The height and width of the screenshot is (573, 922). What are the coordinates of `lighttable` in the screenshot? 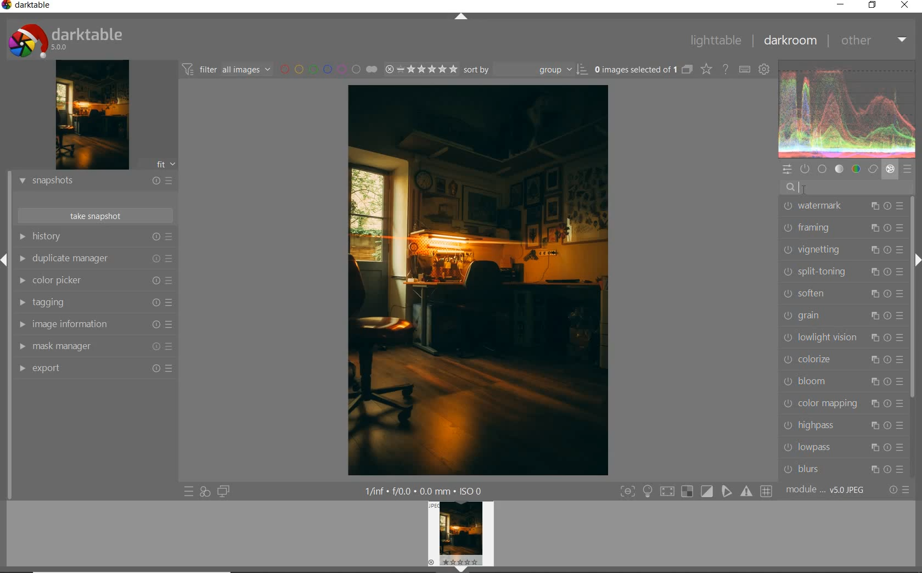 It's located at (716, 42).